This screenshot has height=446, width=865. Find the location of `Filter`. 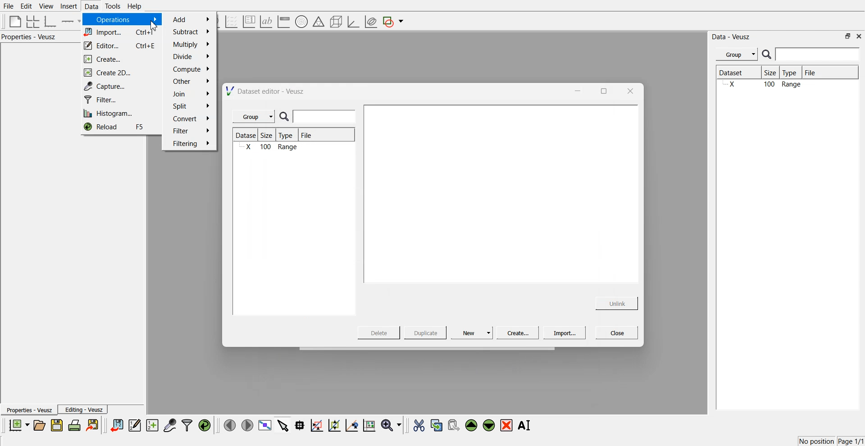

Filter is located at coordinates (191, 130).